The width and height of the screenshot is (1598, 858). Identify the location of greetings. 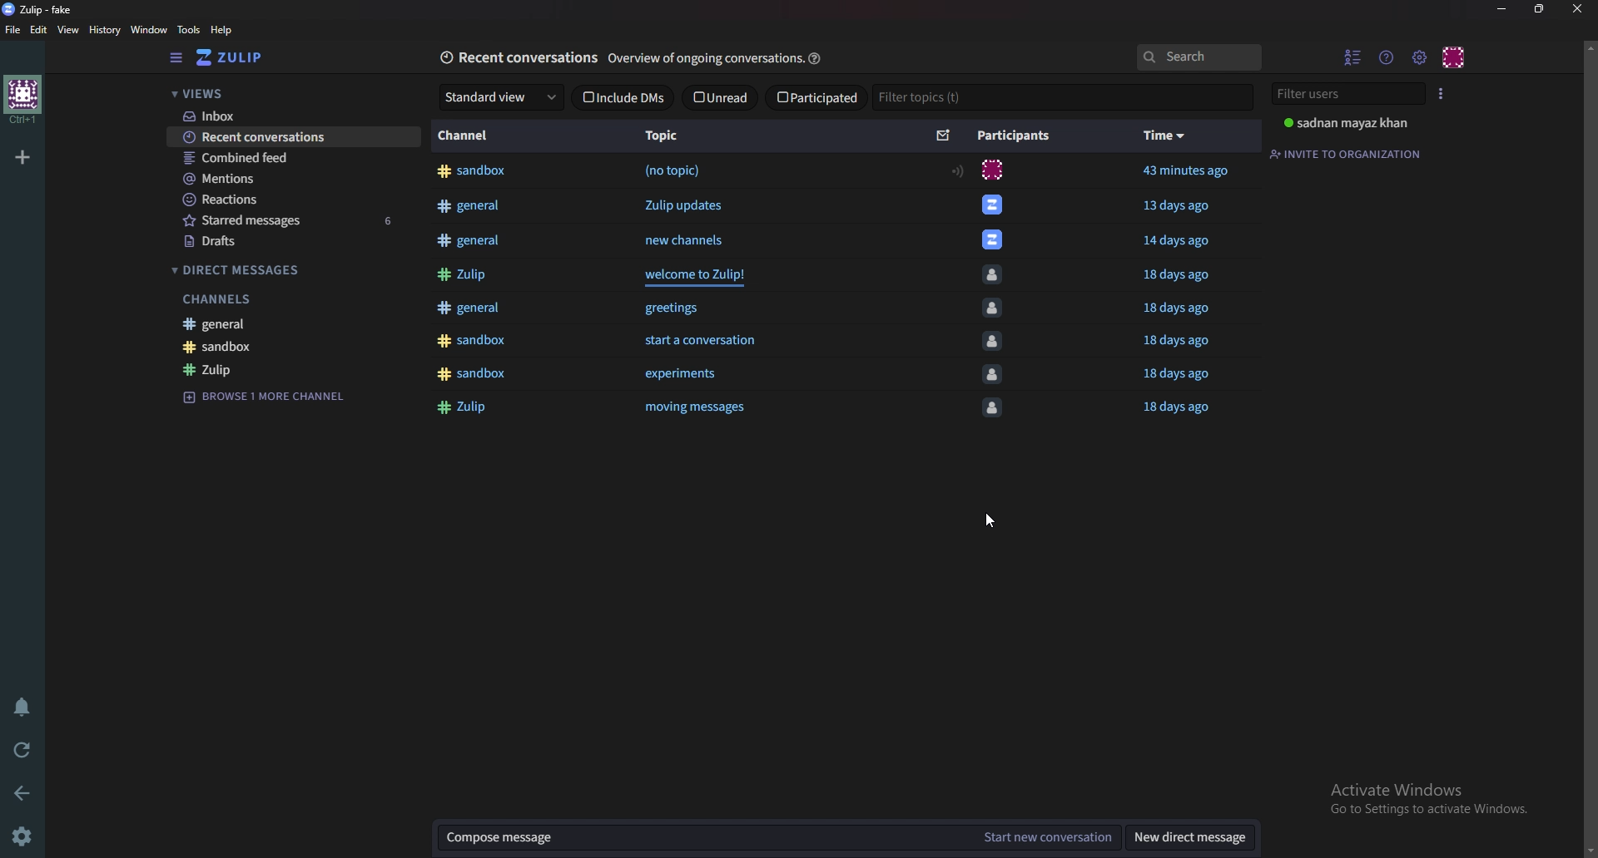
(672, 311).